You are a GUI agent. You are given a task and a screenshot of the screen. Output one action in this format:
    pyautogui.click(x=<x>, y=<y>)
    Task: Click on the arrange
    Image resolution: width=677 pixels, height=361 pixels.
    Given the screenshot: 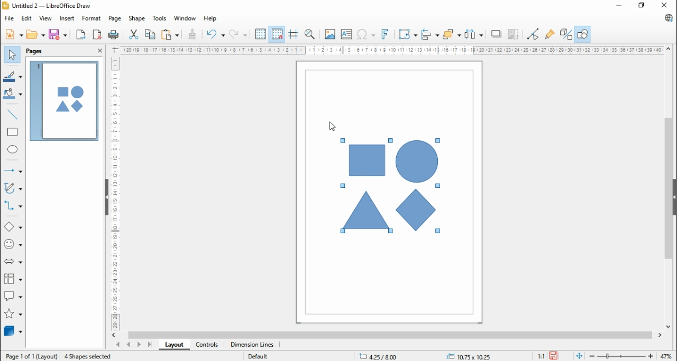 What is the action you would take?
    pyautogui.click(x=452, y=34)
    